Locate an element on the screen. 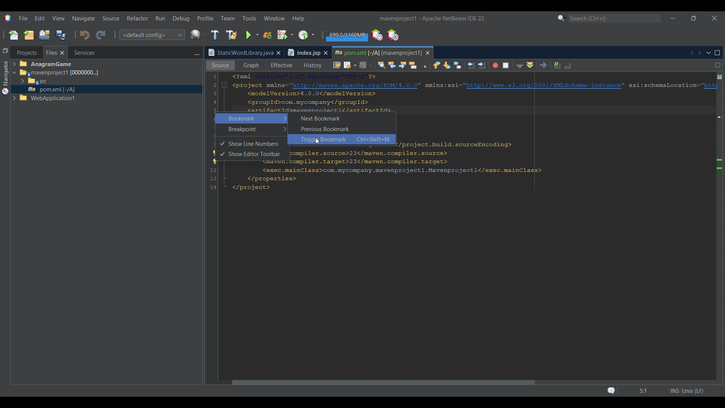 The width and height of the screenshot is (725, 408). History view is located at coordinates (311, 64).